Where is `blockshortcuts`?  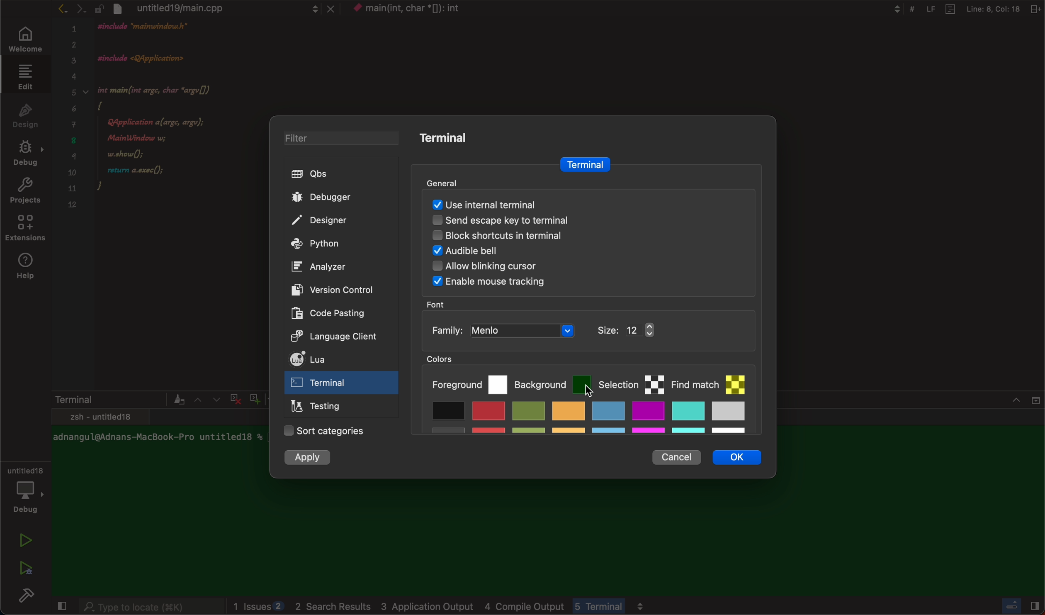 blockshortcuts is located at coordinates (581, 238).